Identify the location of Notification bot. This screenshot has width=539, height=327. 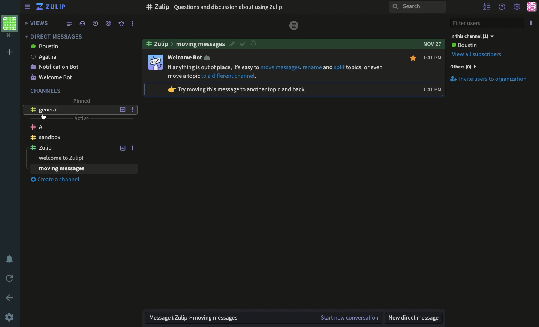
(72, 66).